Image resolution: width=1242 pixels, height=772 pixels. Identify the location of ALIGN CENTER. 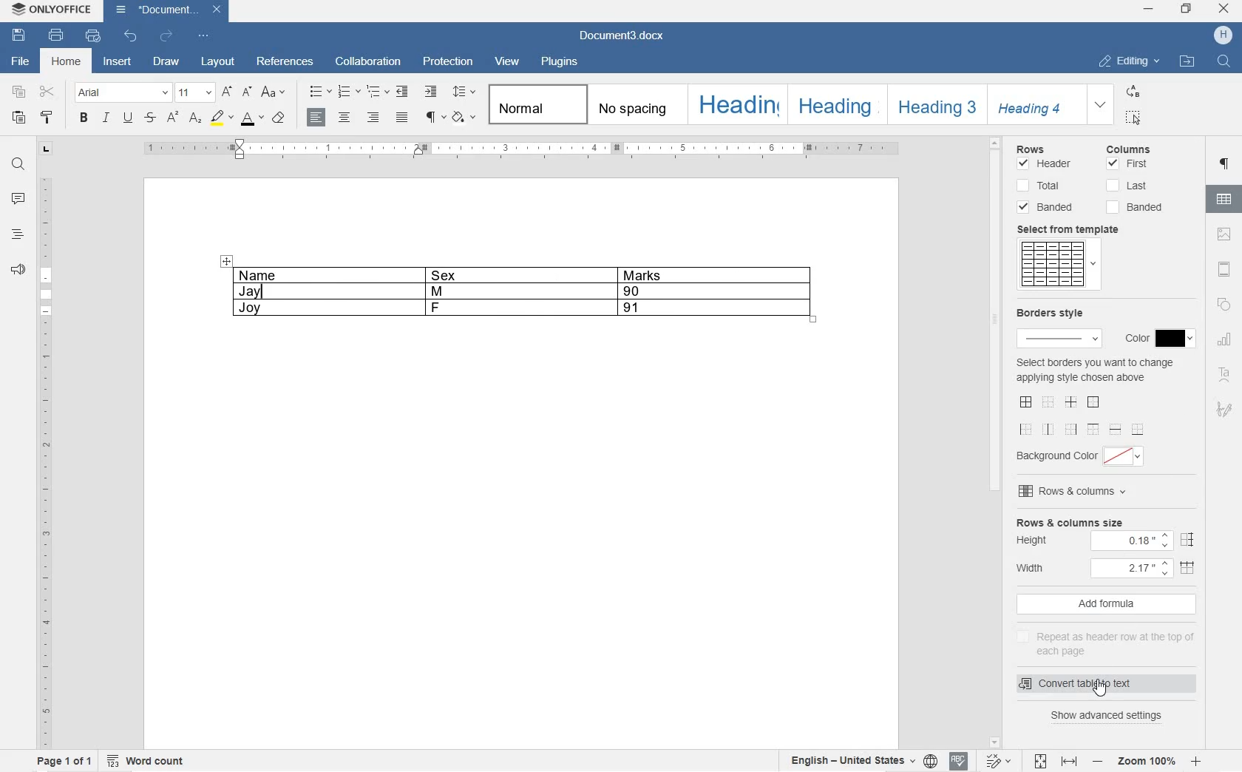
(345, 118).